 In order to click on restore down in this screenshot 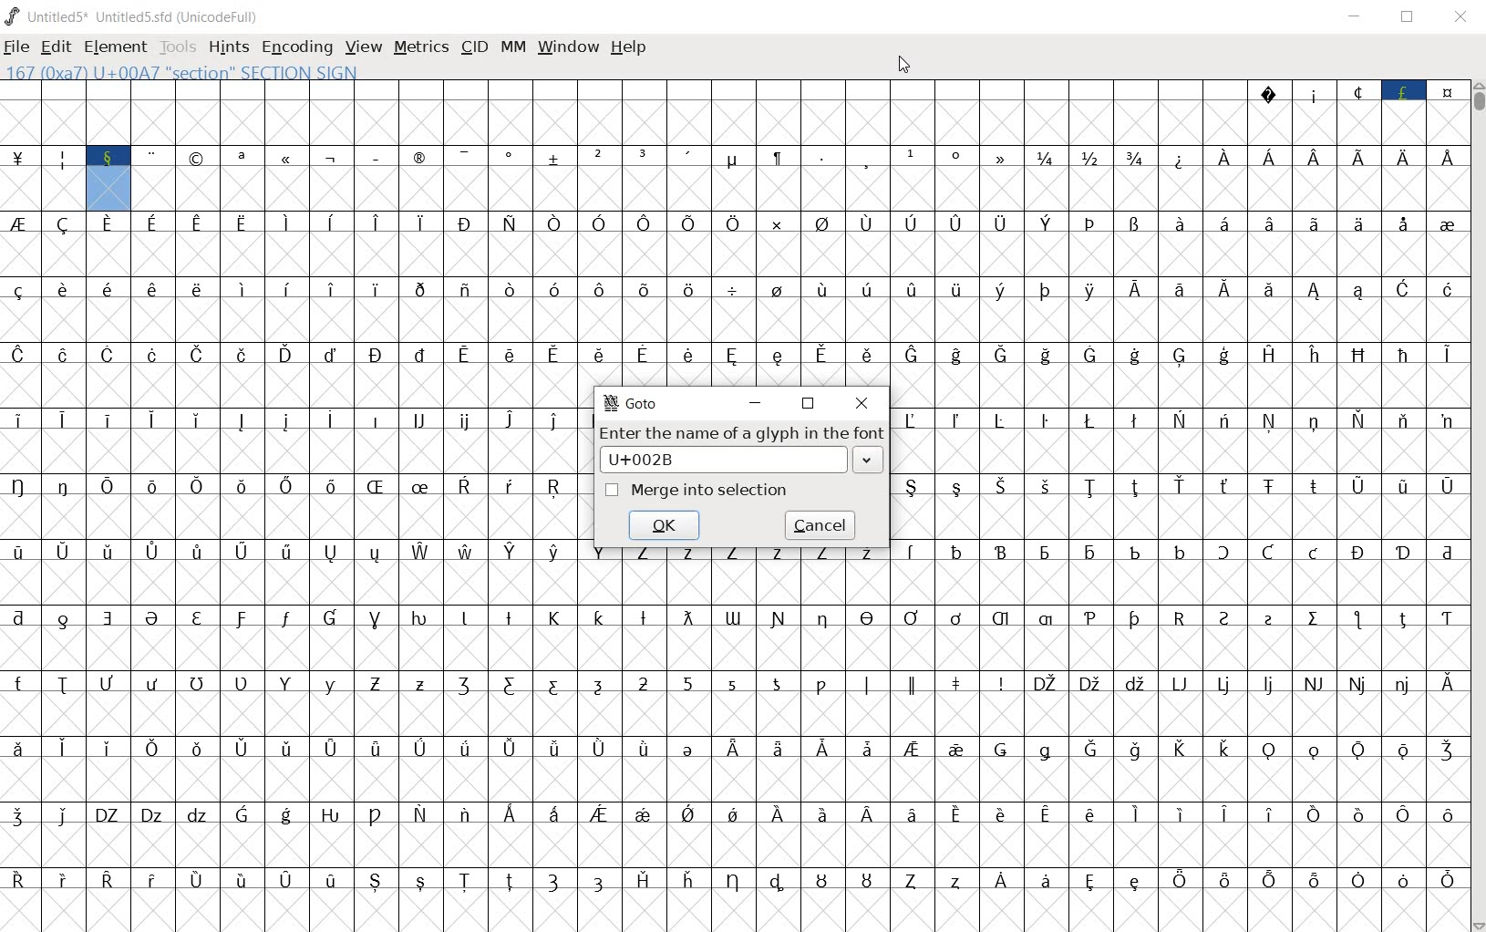, I will do `click(809, 403)`.